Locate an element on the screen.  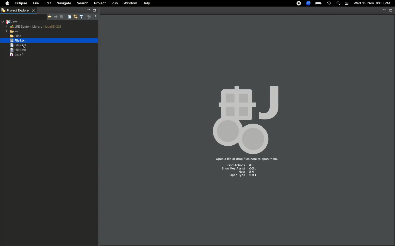
Eclipse is located at coordinates (20, 3).